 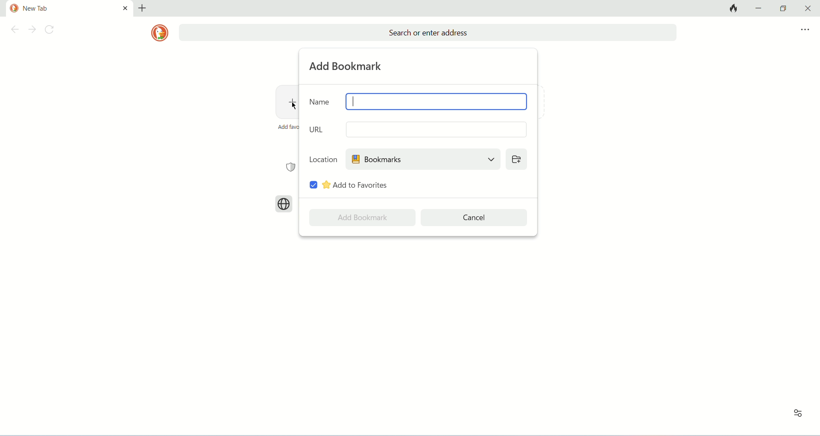 I want to click on new tab, so click(x=142, y=8).